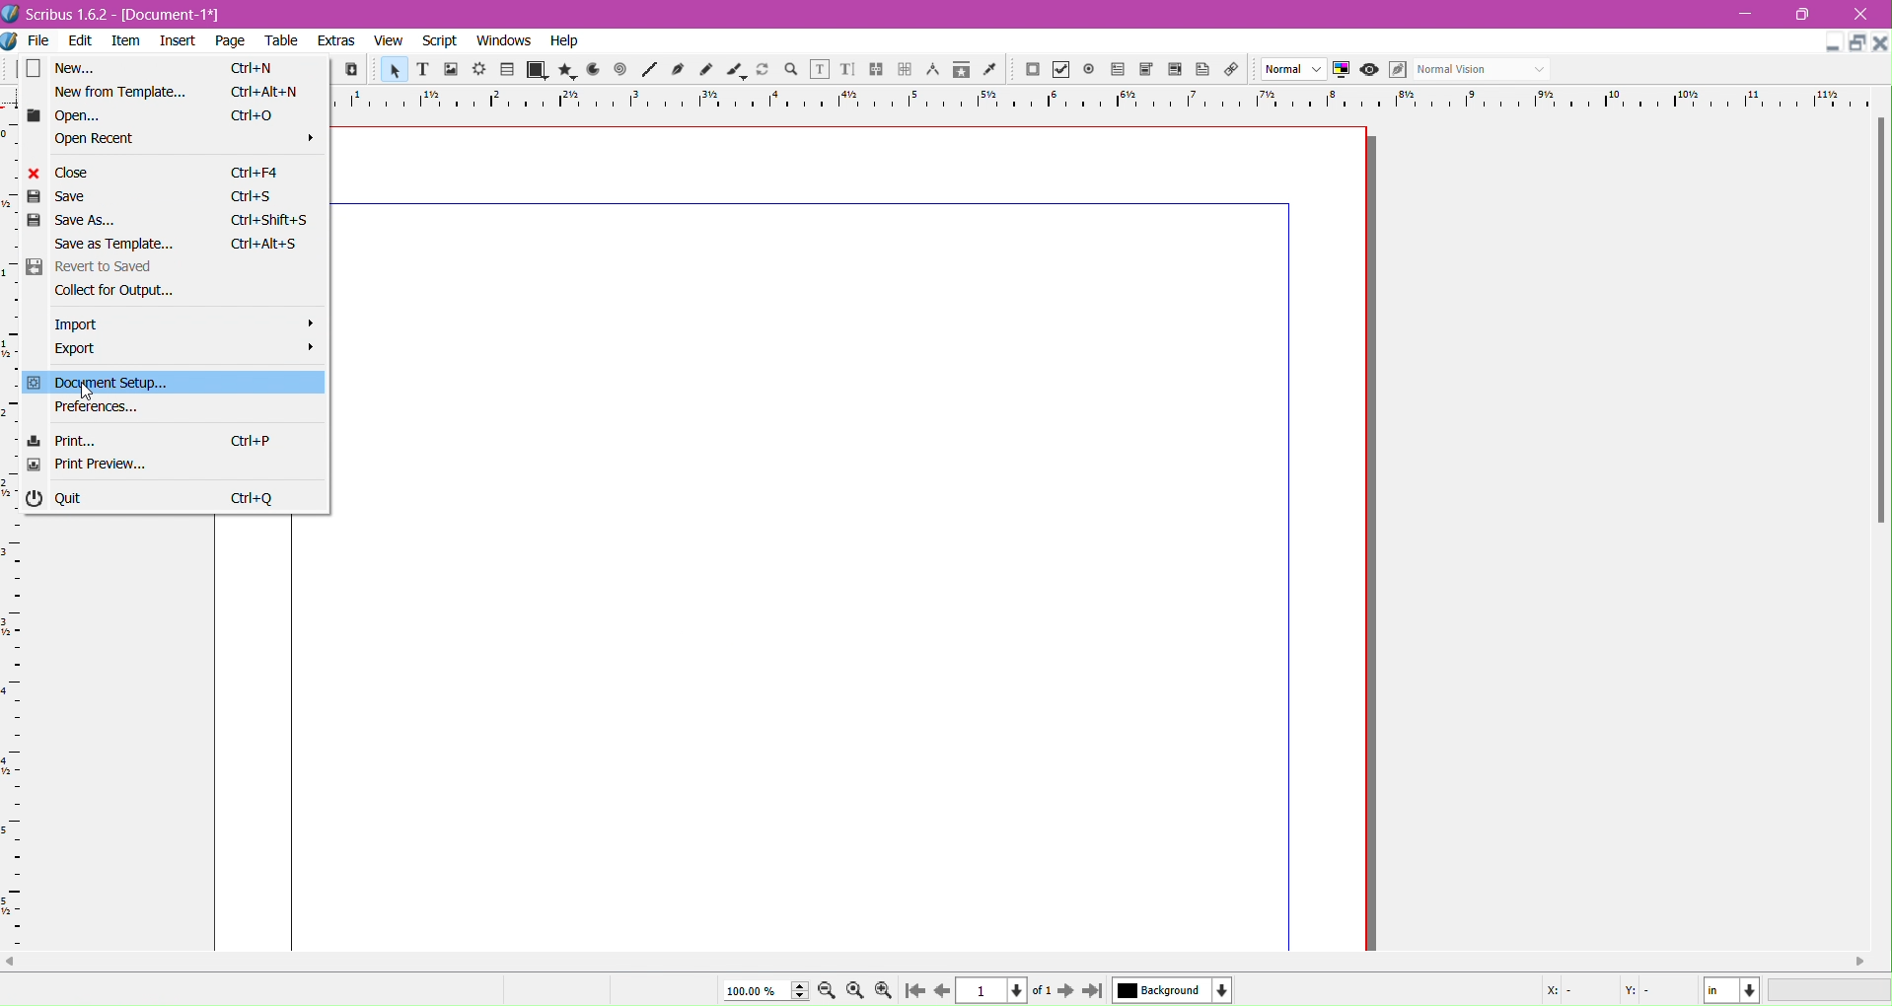  Describe the element at coordinates (620, 70) in the screenshot. I see `spiral` at that location.